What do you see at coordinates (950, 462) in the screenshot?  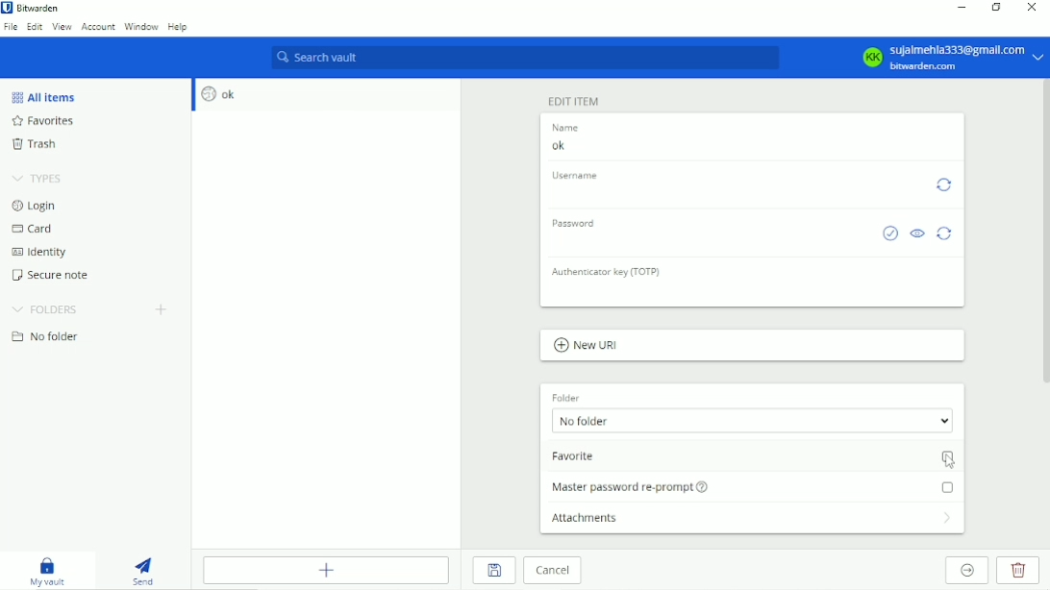 I see `Cursor` at bounding box center [950, 462].